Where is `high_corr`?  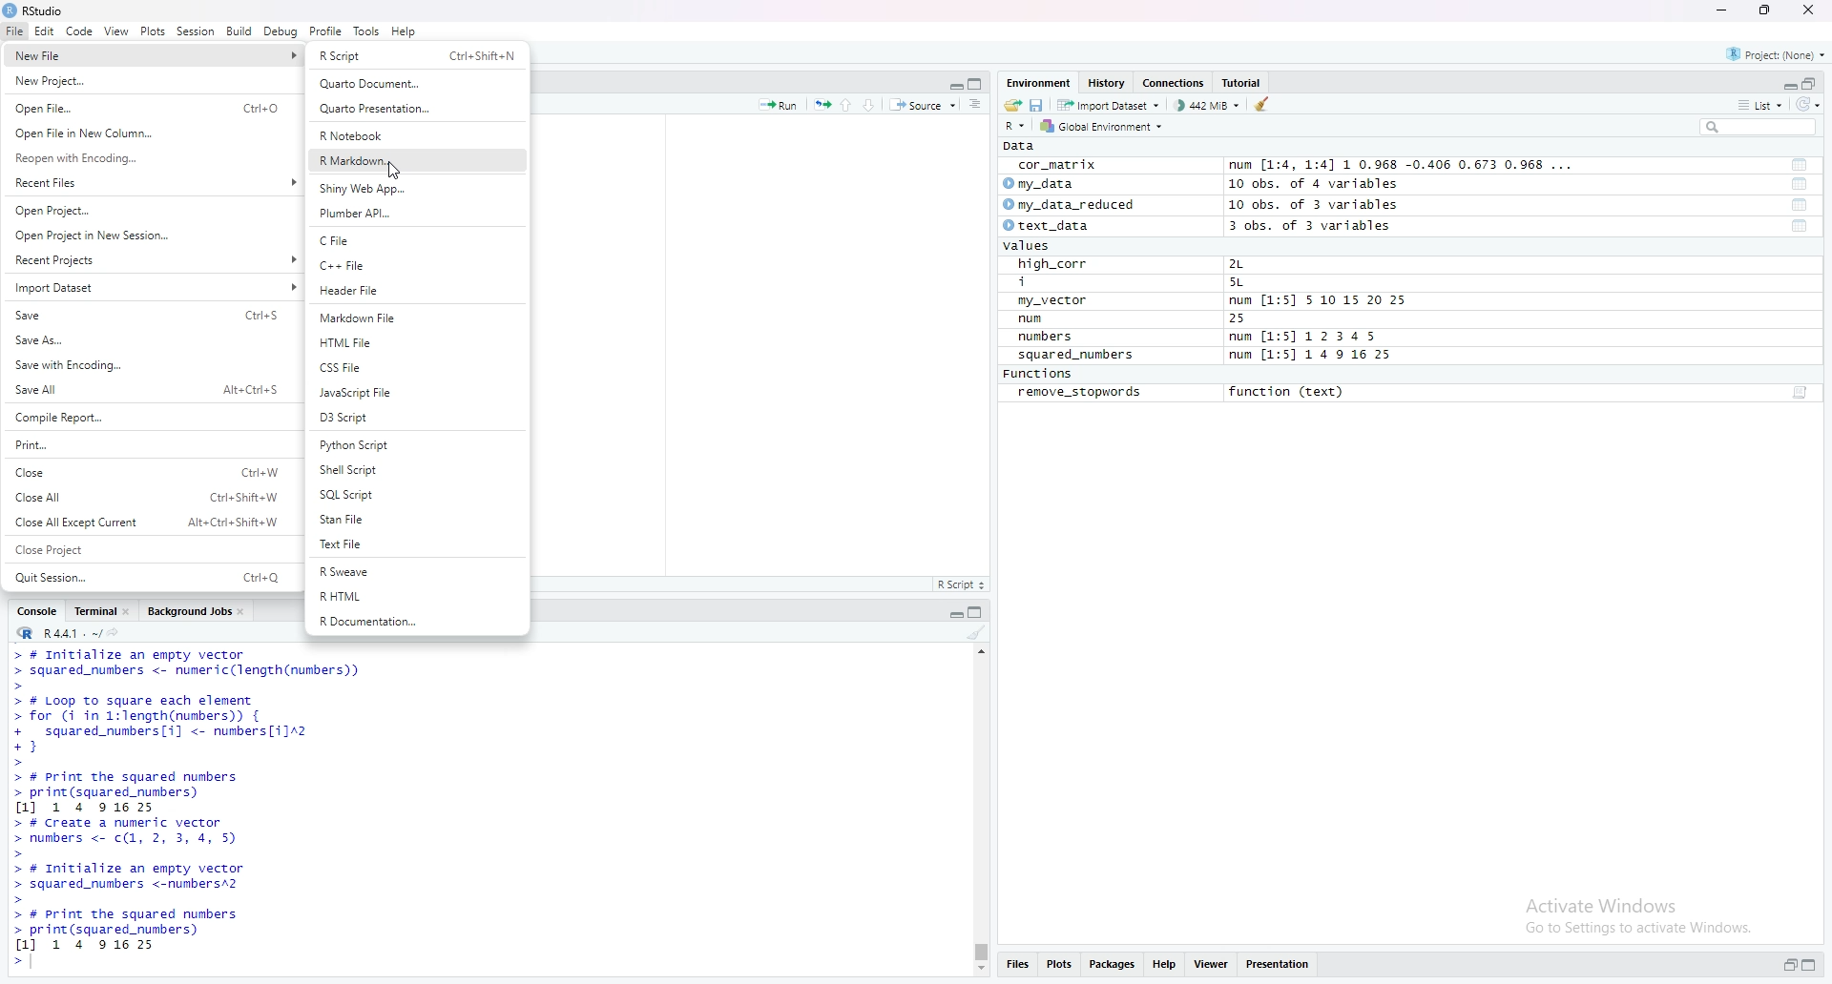 high_corr is located at coordinates (1051, 263).